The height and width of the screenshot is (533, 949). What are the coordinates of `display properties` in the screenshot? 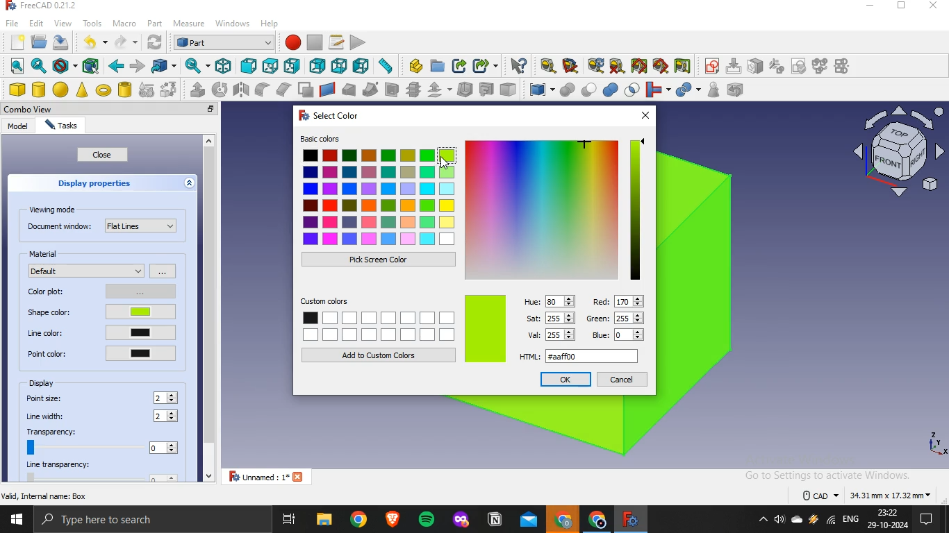 It's located at (95, 183).